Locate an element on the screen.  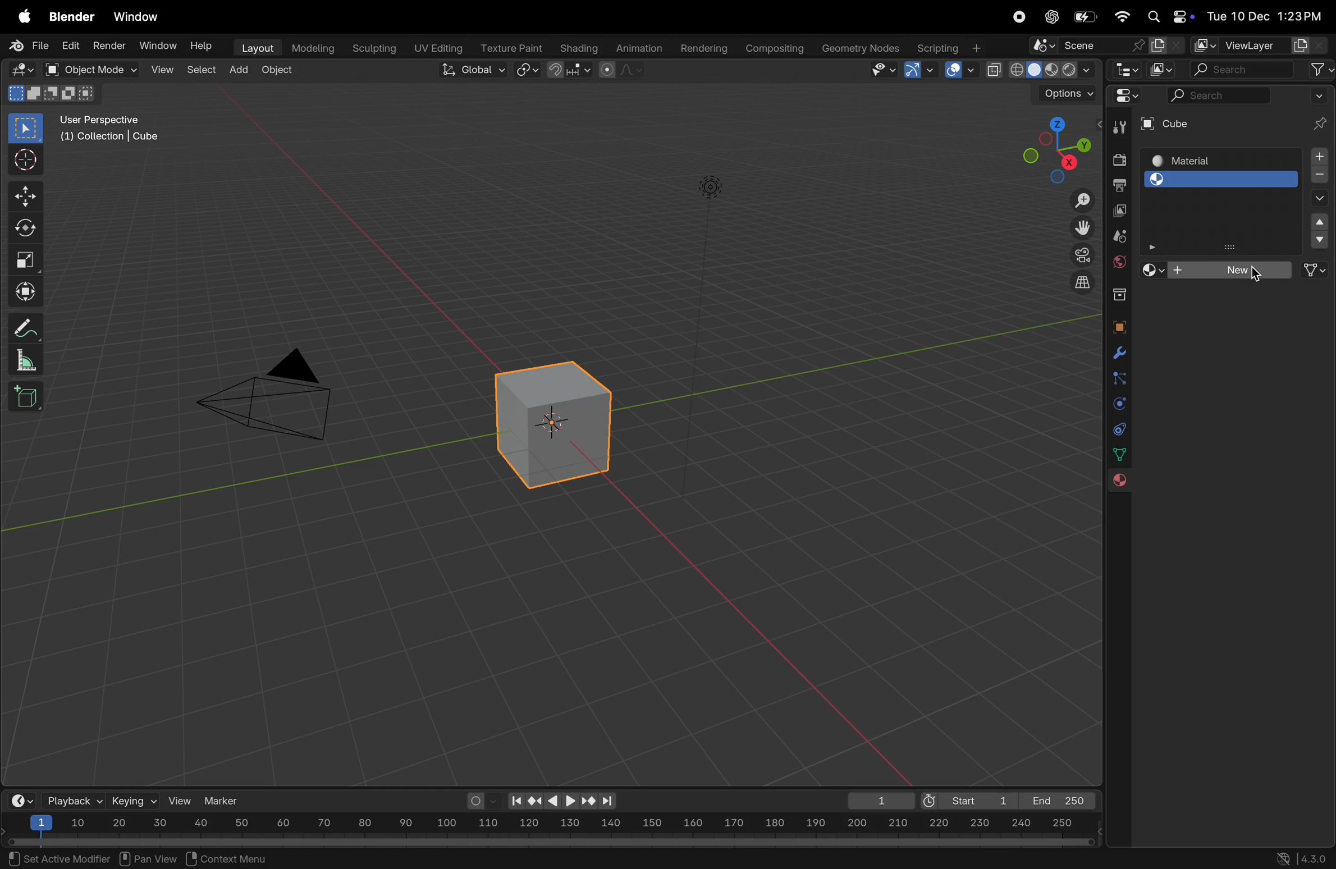
move is located at coordinates (25, 197).